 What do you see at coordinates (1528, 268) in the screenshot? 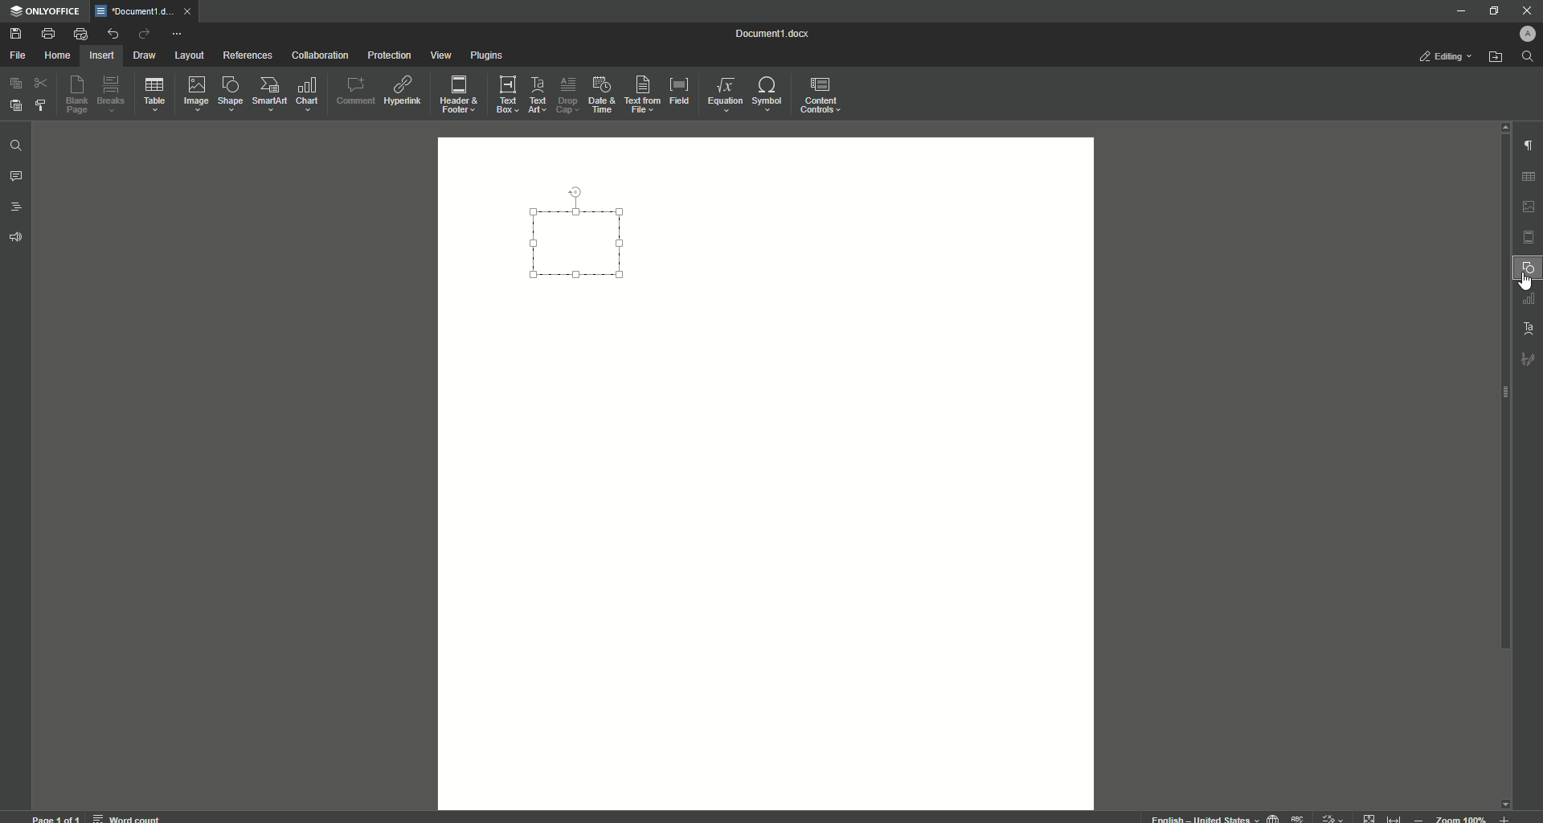
I see `Shape Settings` at bounding box center [1528, 268].